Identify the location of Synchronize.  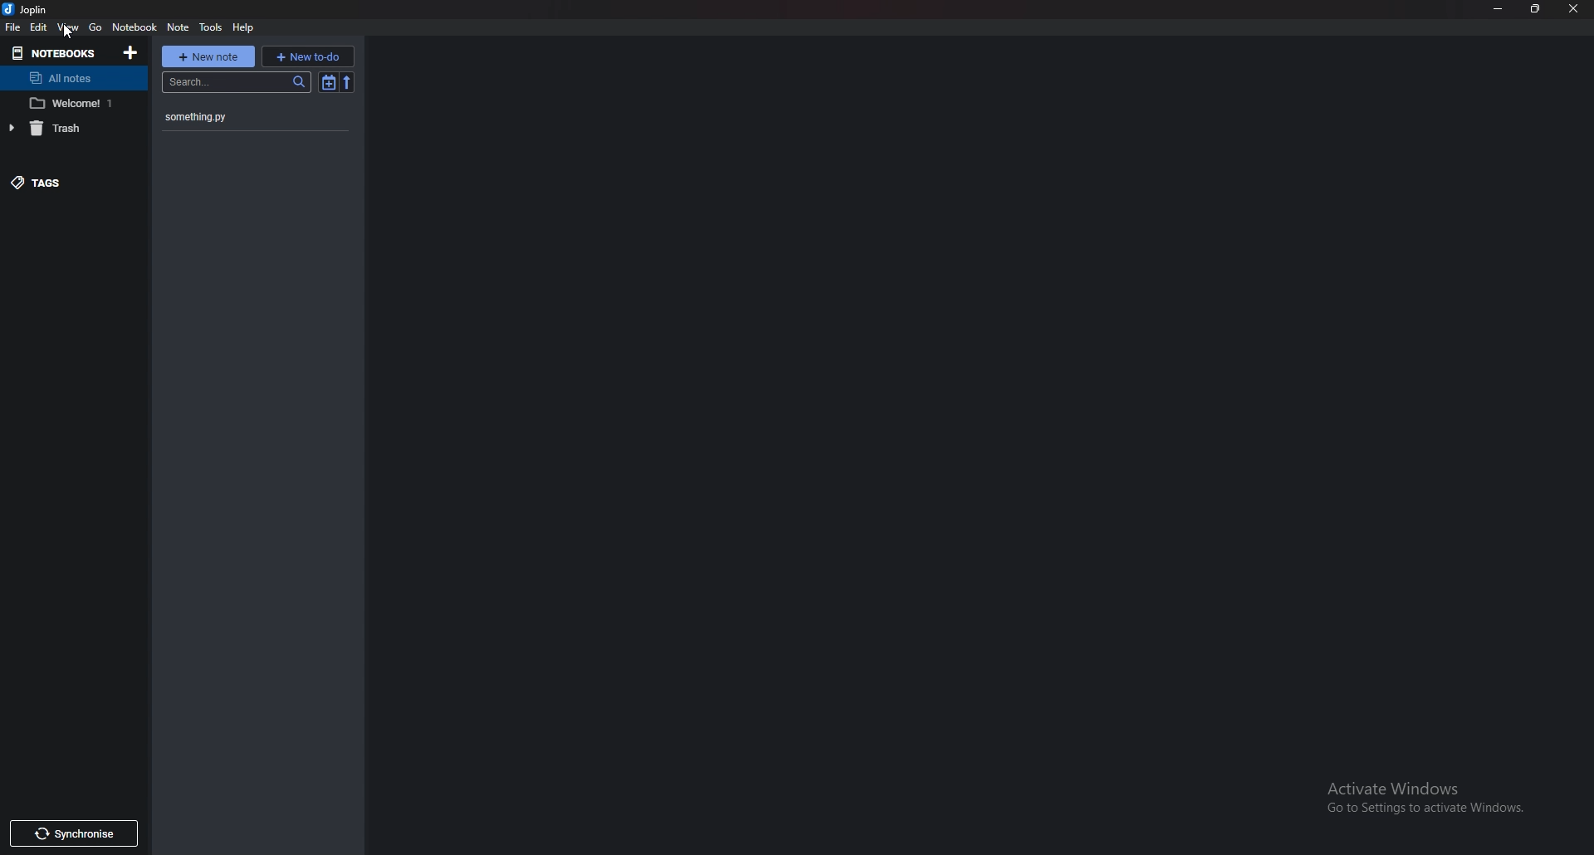
(73, 833).